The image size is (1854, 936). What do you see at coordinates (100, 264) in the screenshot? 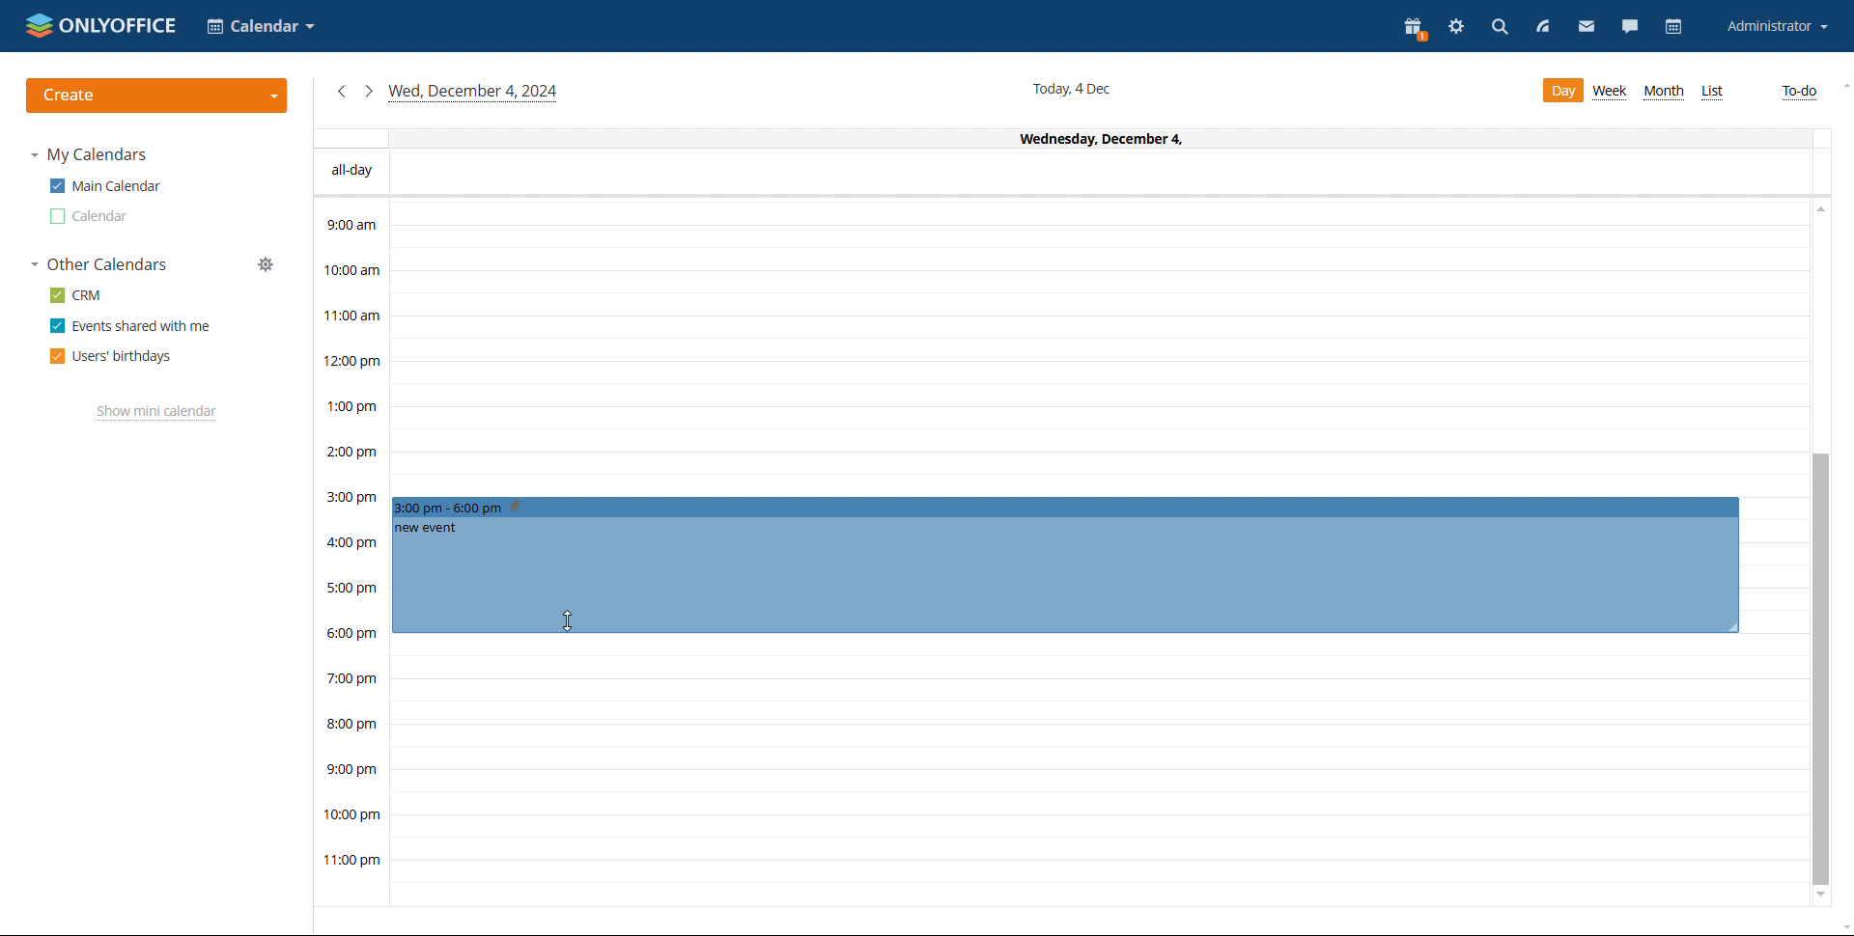
I see `calendars` at bounding box center [100, 264].